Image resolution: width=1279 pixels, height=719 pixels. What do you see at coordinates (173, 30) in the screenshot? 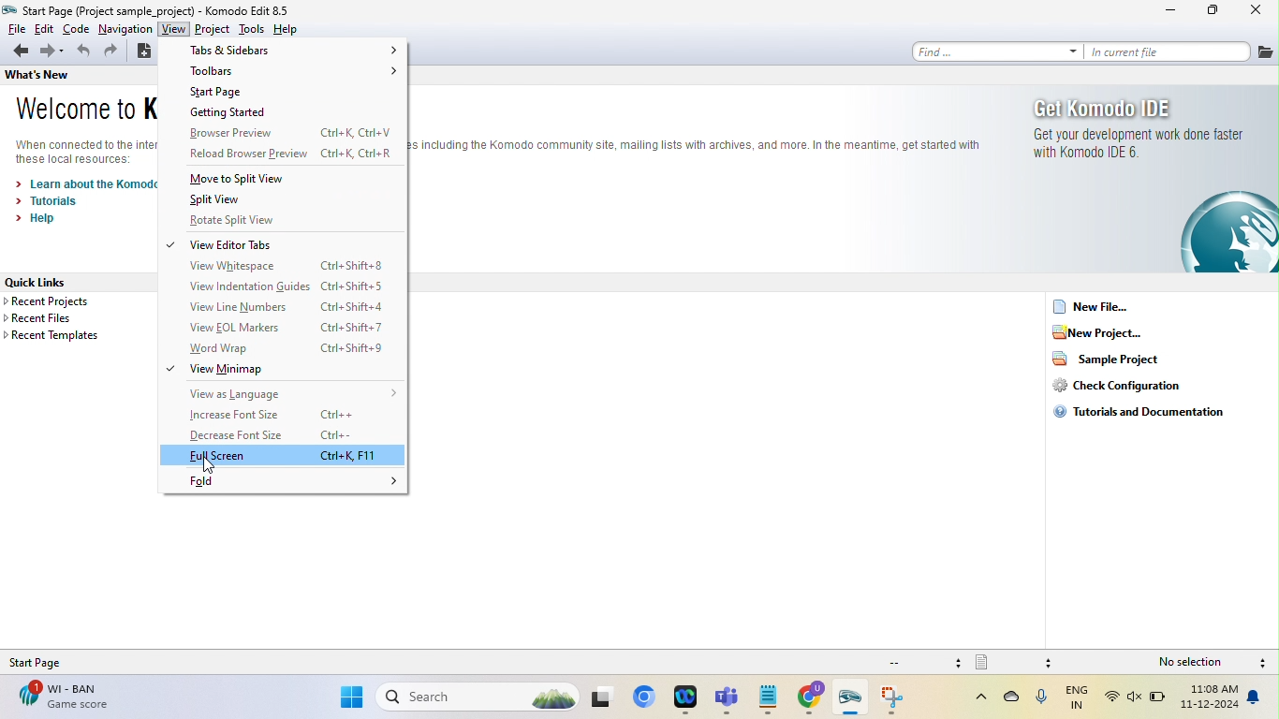
I see `view` at bounding box center [173, 30].